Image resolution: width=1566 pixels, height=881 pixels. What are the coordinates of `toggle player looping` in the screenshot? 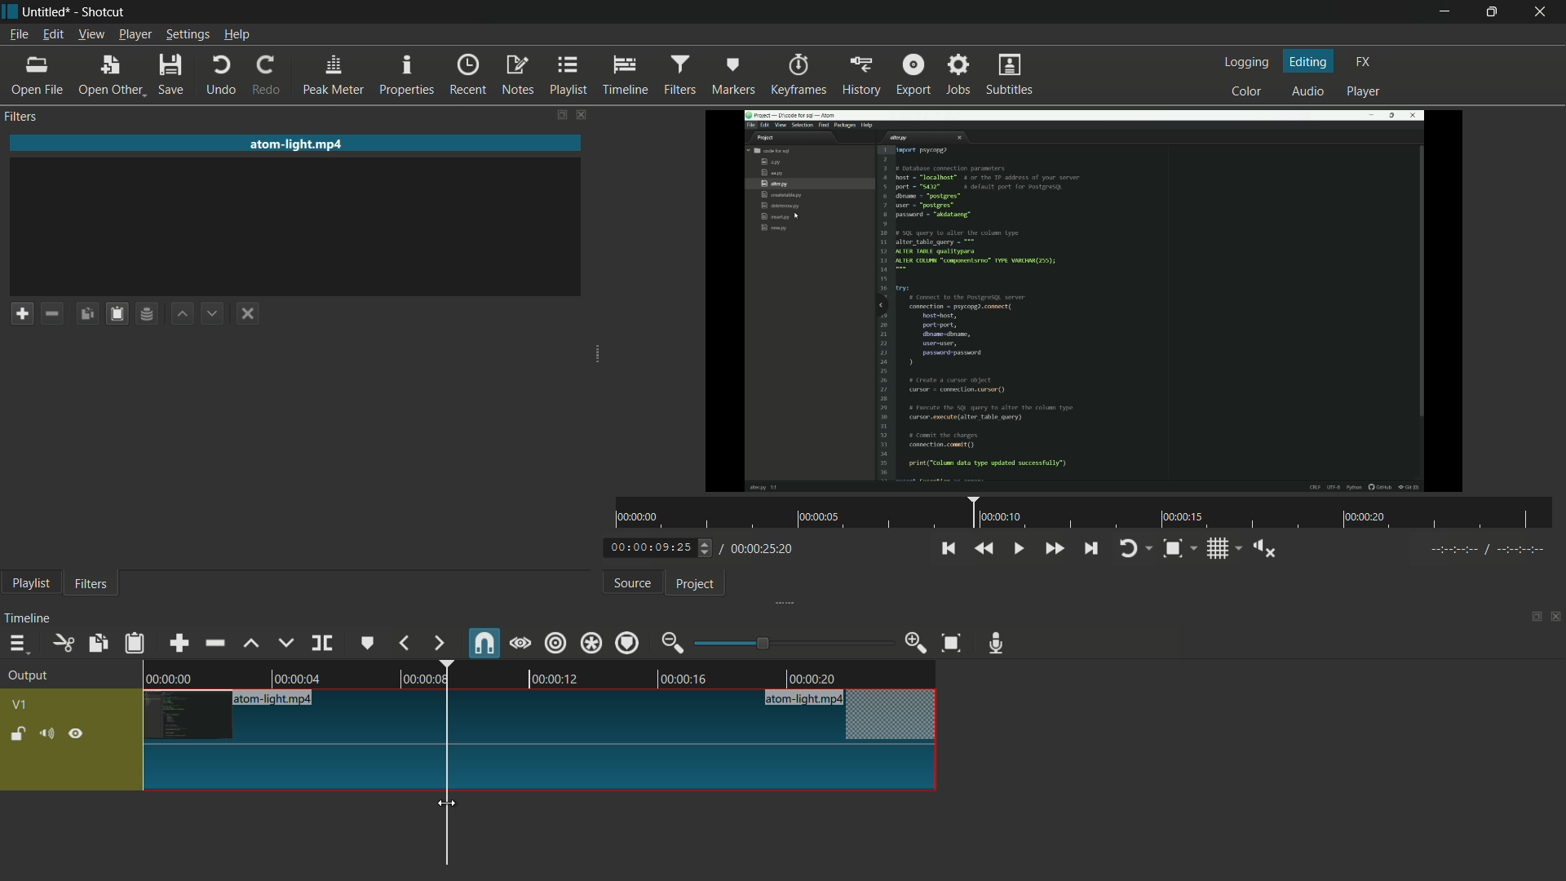 It's located at (1136, 548).